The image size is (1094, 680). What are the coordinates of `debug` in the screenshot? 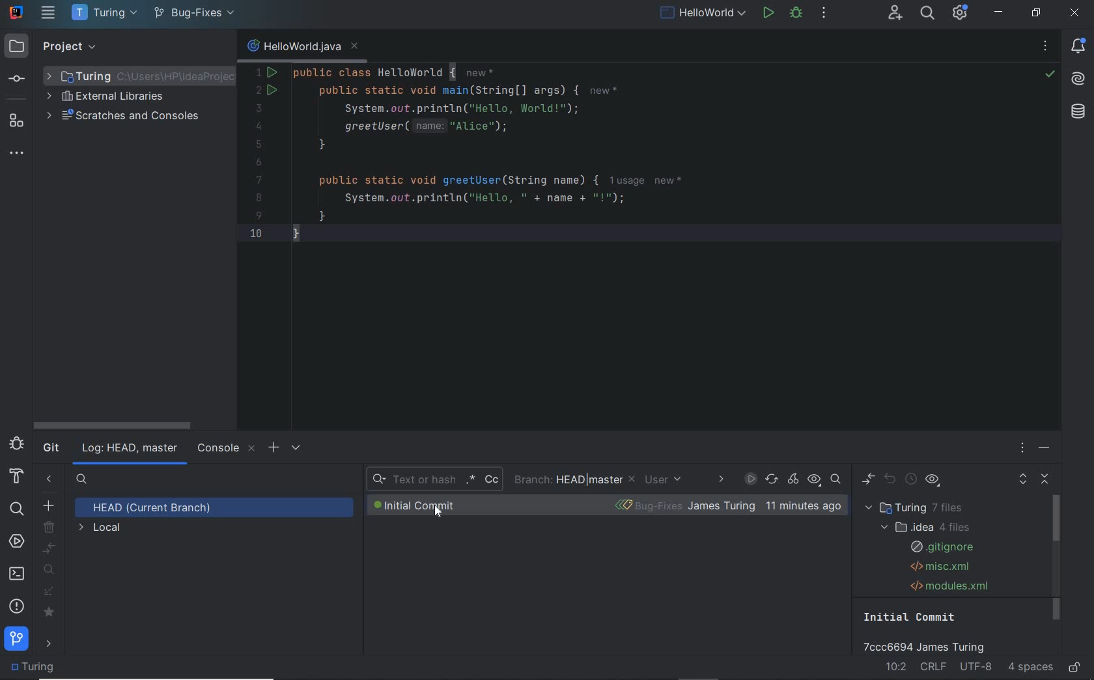 It's located at (16, 444).